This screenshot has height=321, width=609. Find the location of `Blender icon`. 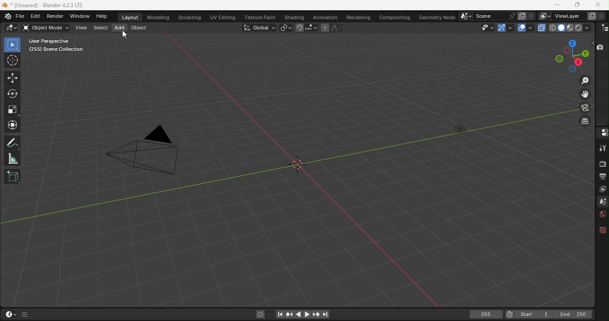

Blender icon is located at coordinates (8, 16).